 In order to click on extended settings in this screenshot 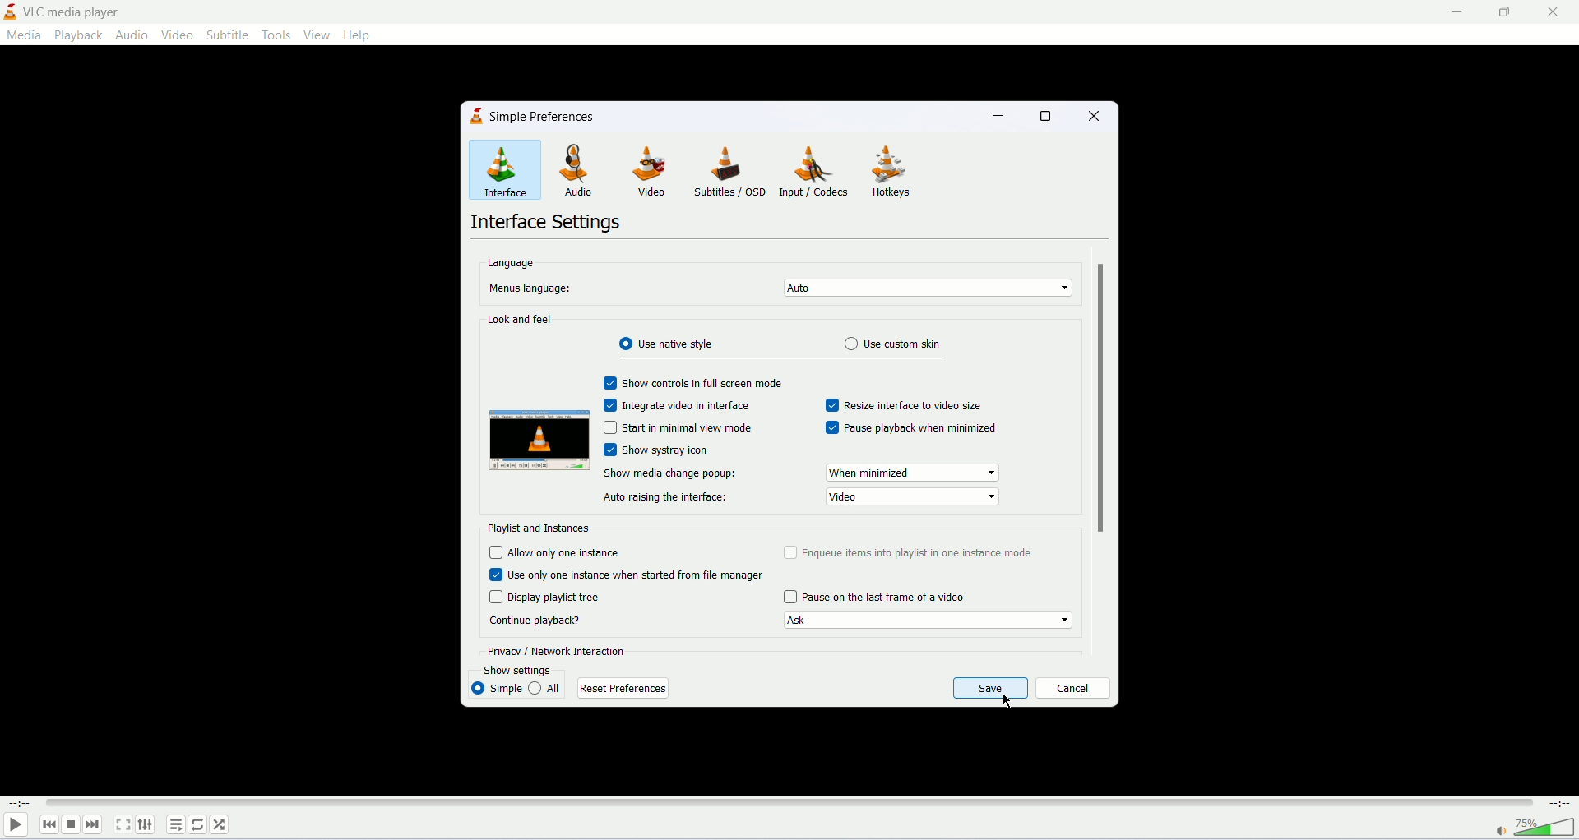, I will do `click(150, 825)`.